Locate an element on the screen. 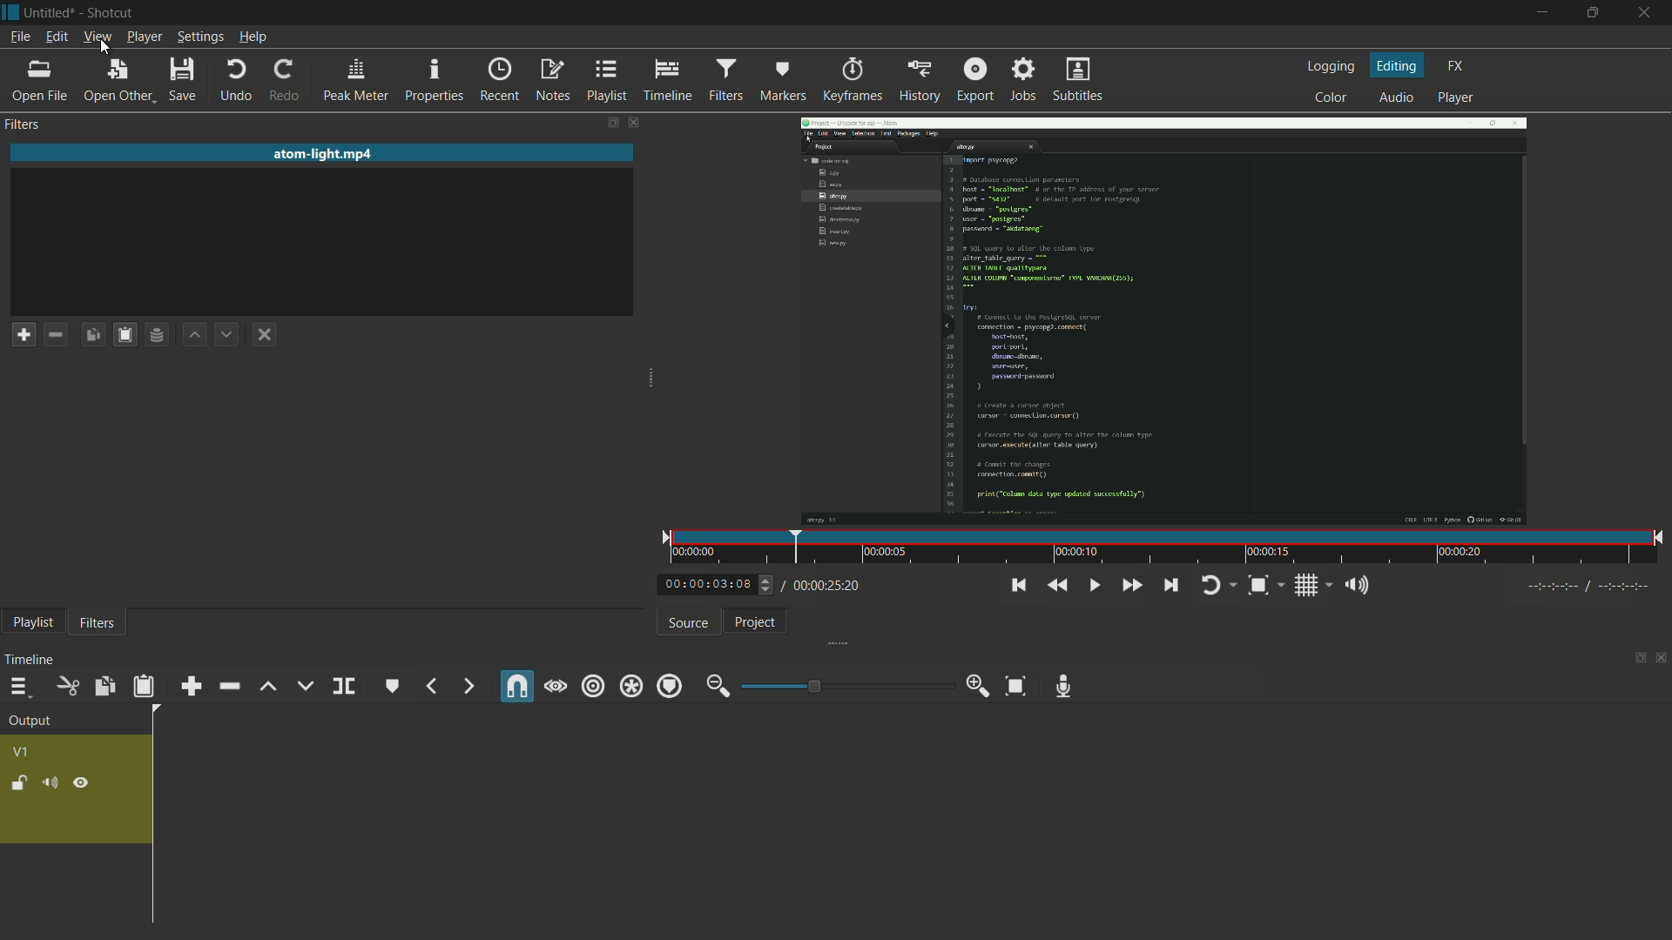  next marker is located at coordinates (465, 686).